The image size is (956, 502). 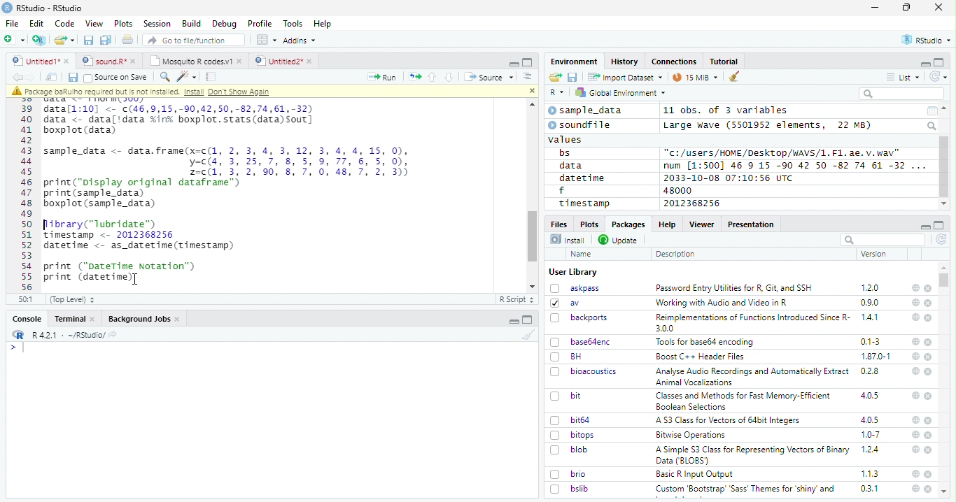 I want to click on num [1:500] 46 9 15 -90 42 50 -82 74 61 -32 ..., so click(x=794, y=165).